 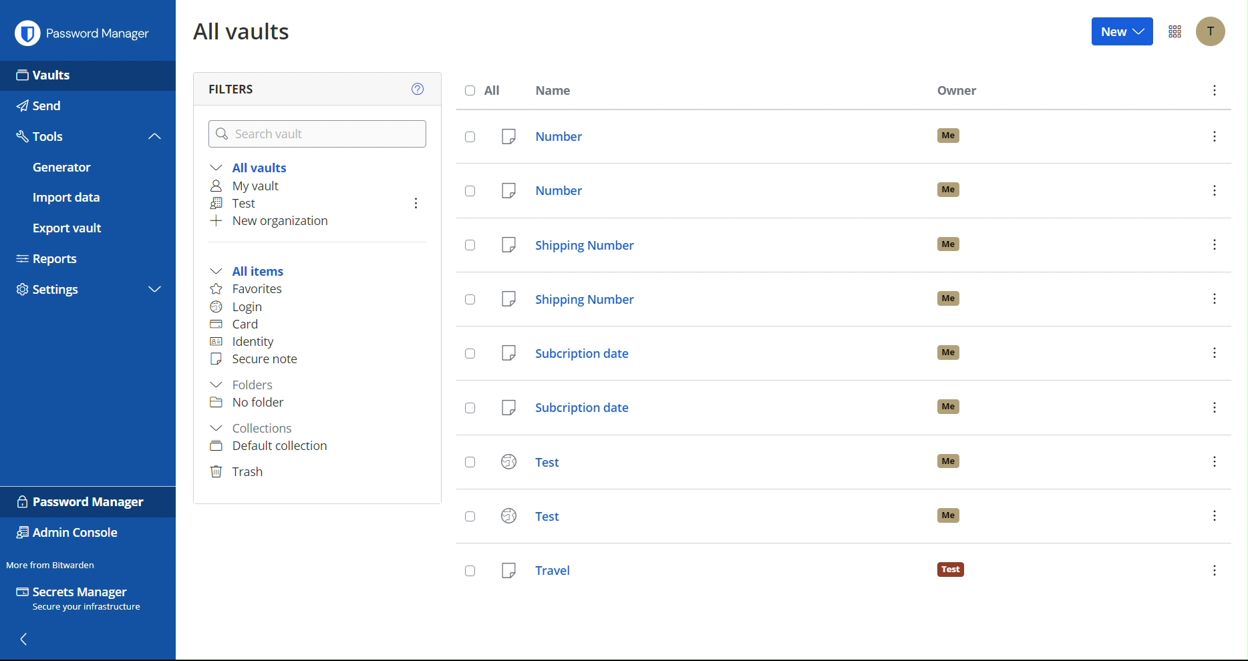 I want to click on More Options, so click(x=1175, y=32).